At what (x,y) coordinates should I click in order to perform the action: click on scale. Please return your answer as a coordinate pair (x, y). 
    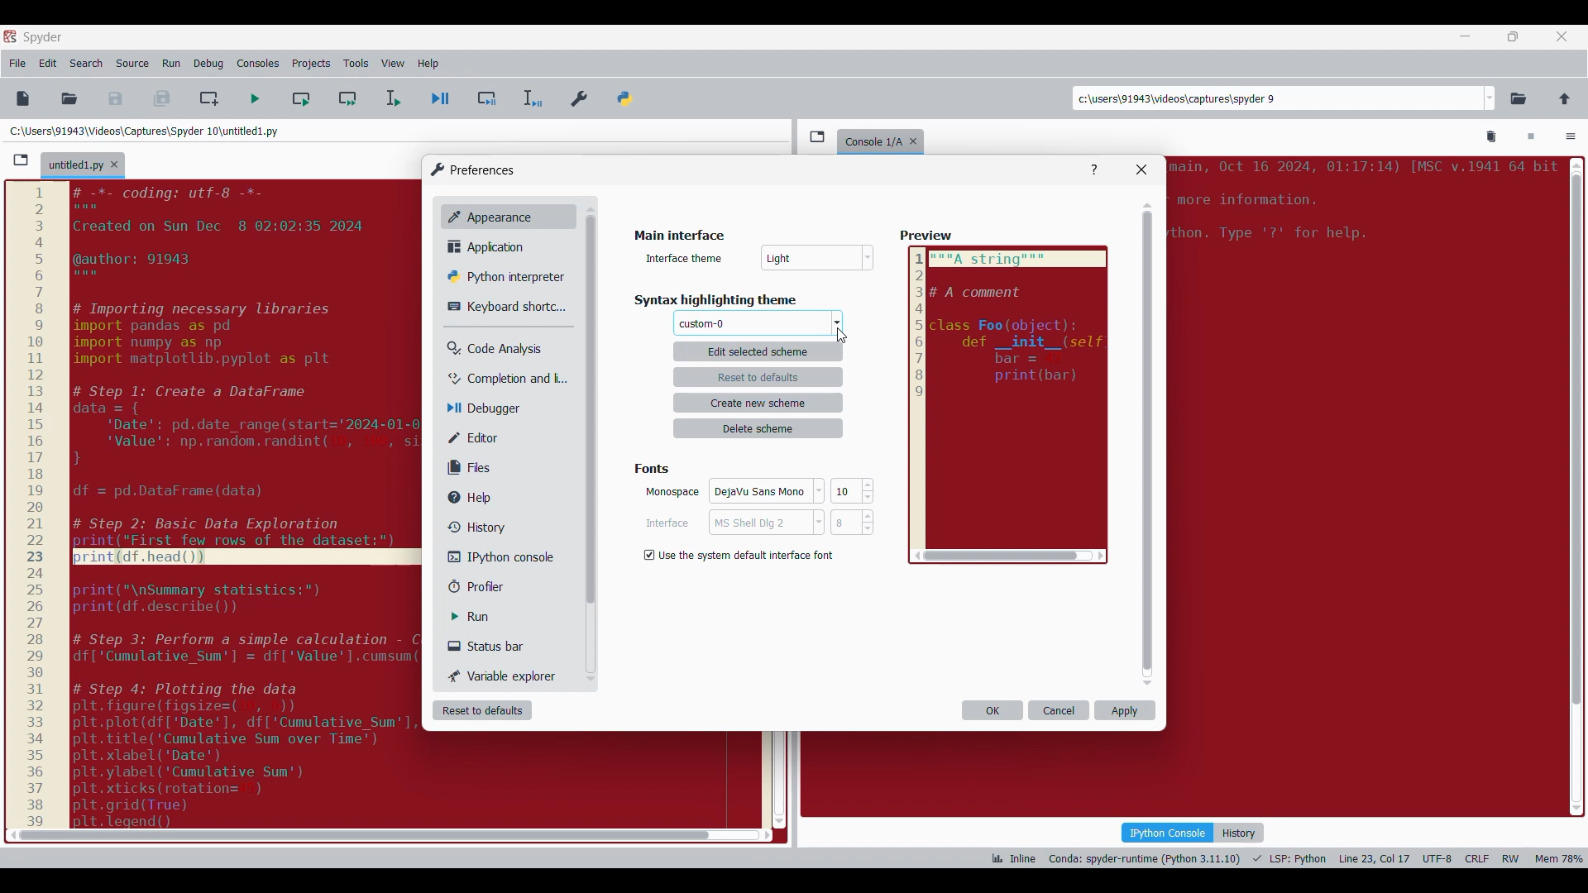
    Looking at the image, I should click on (35, 504).